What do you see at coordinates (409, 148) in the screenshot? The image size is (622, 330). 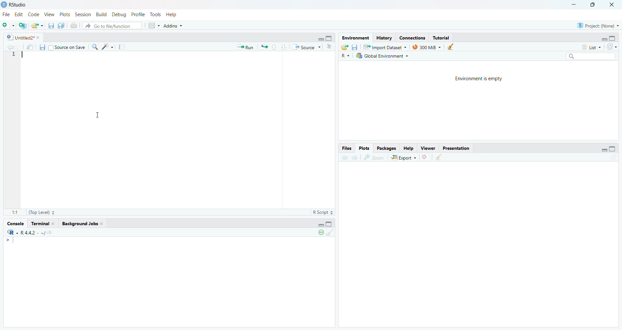 I see `Help.` at bounding box center [409, 148].